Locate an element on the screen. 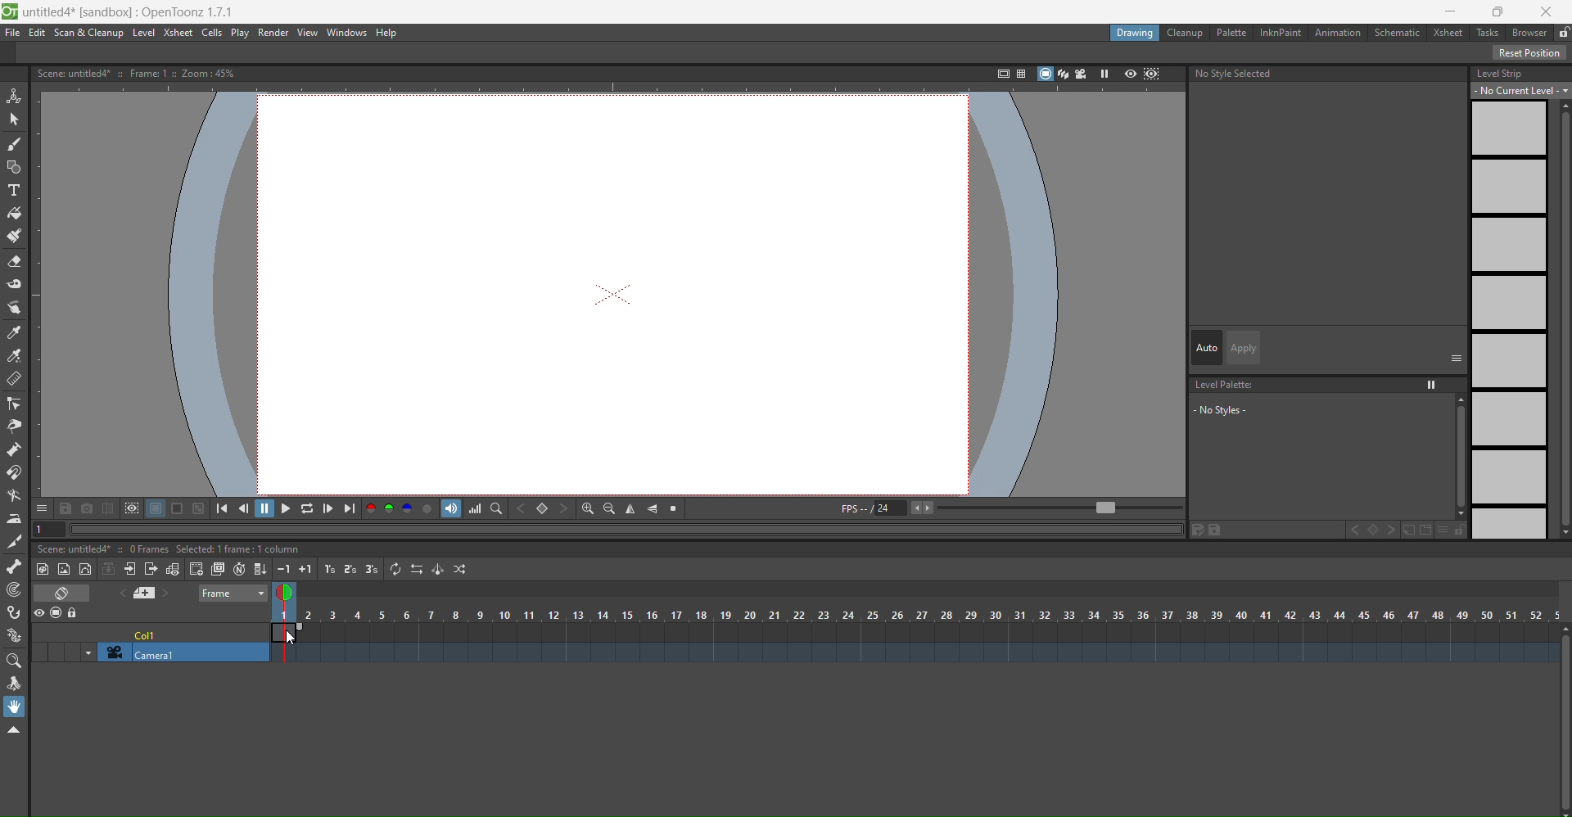 The image size is (1572, 817). reverse is located at coordinates (416, 568).